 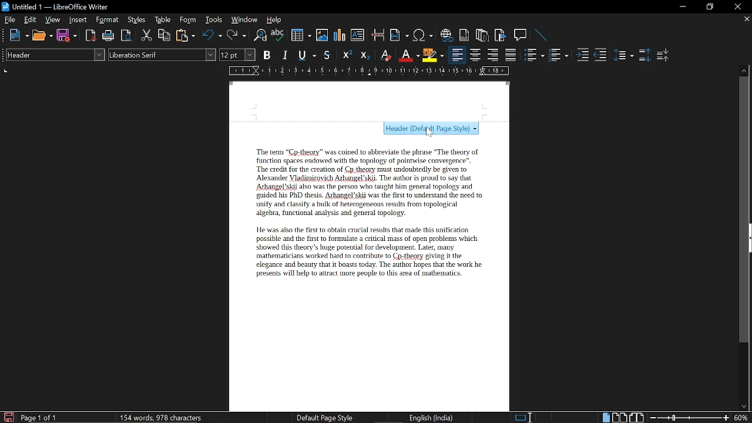 What do you see at coordinates (408, 55) in the screenshot?
I see `Underline` at bounding box center [408, 55].